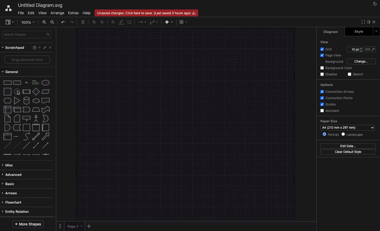  What do you see at coordinates (113, 22) in the screenshot?
I see `Fill color` at bounding box center [113, 22].